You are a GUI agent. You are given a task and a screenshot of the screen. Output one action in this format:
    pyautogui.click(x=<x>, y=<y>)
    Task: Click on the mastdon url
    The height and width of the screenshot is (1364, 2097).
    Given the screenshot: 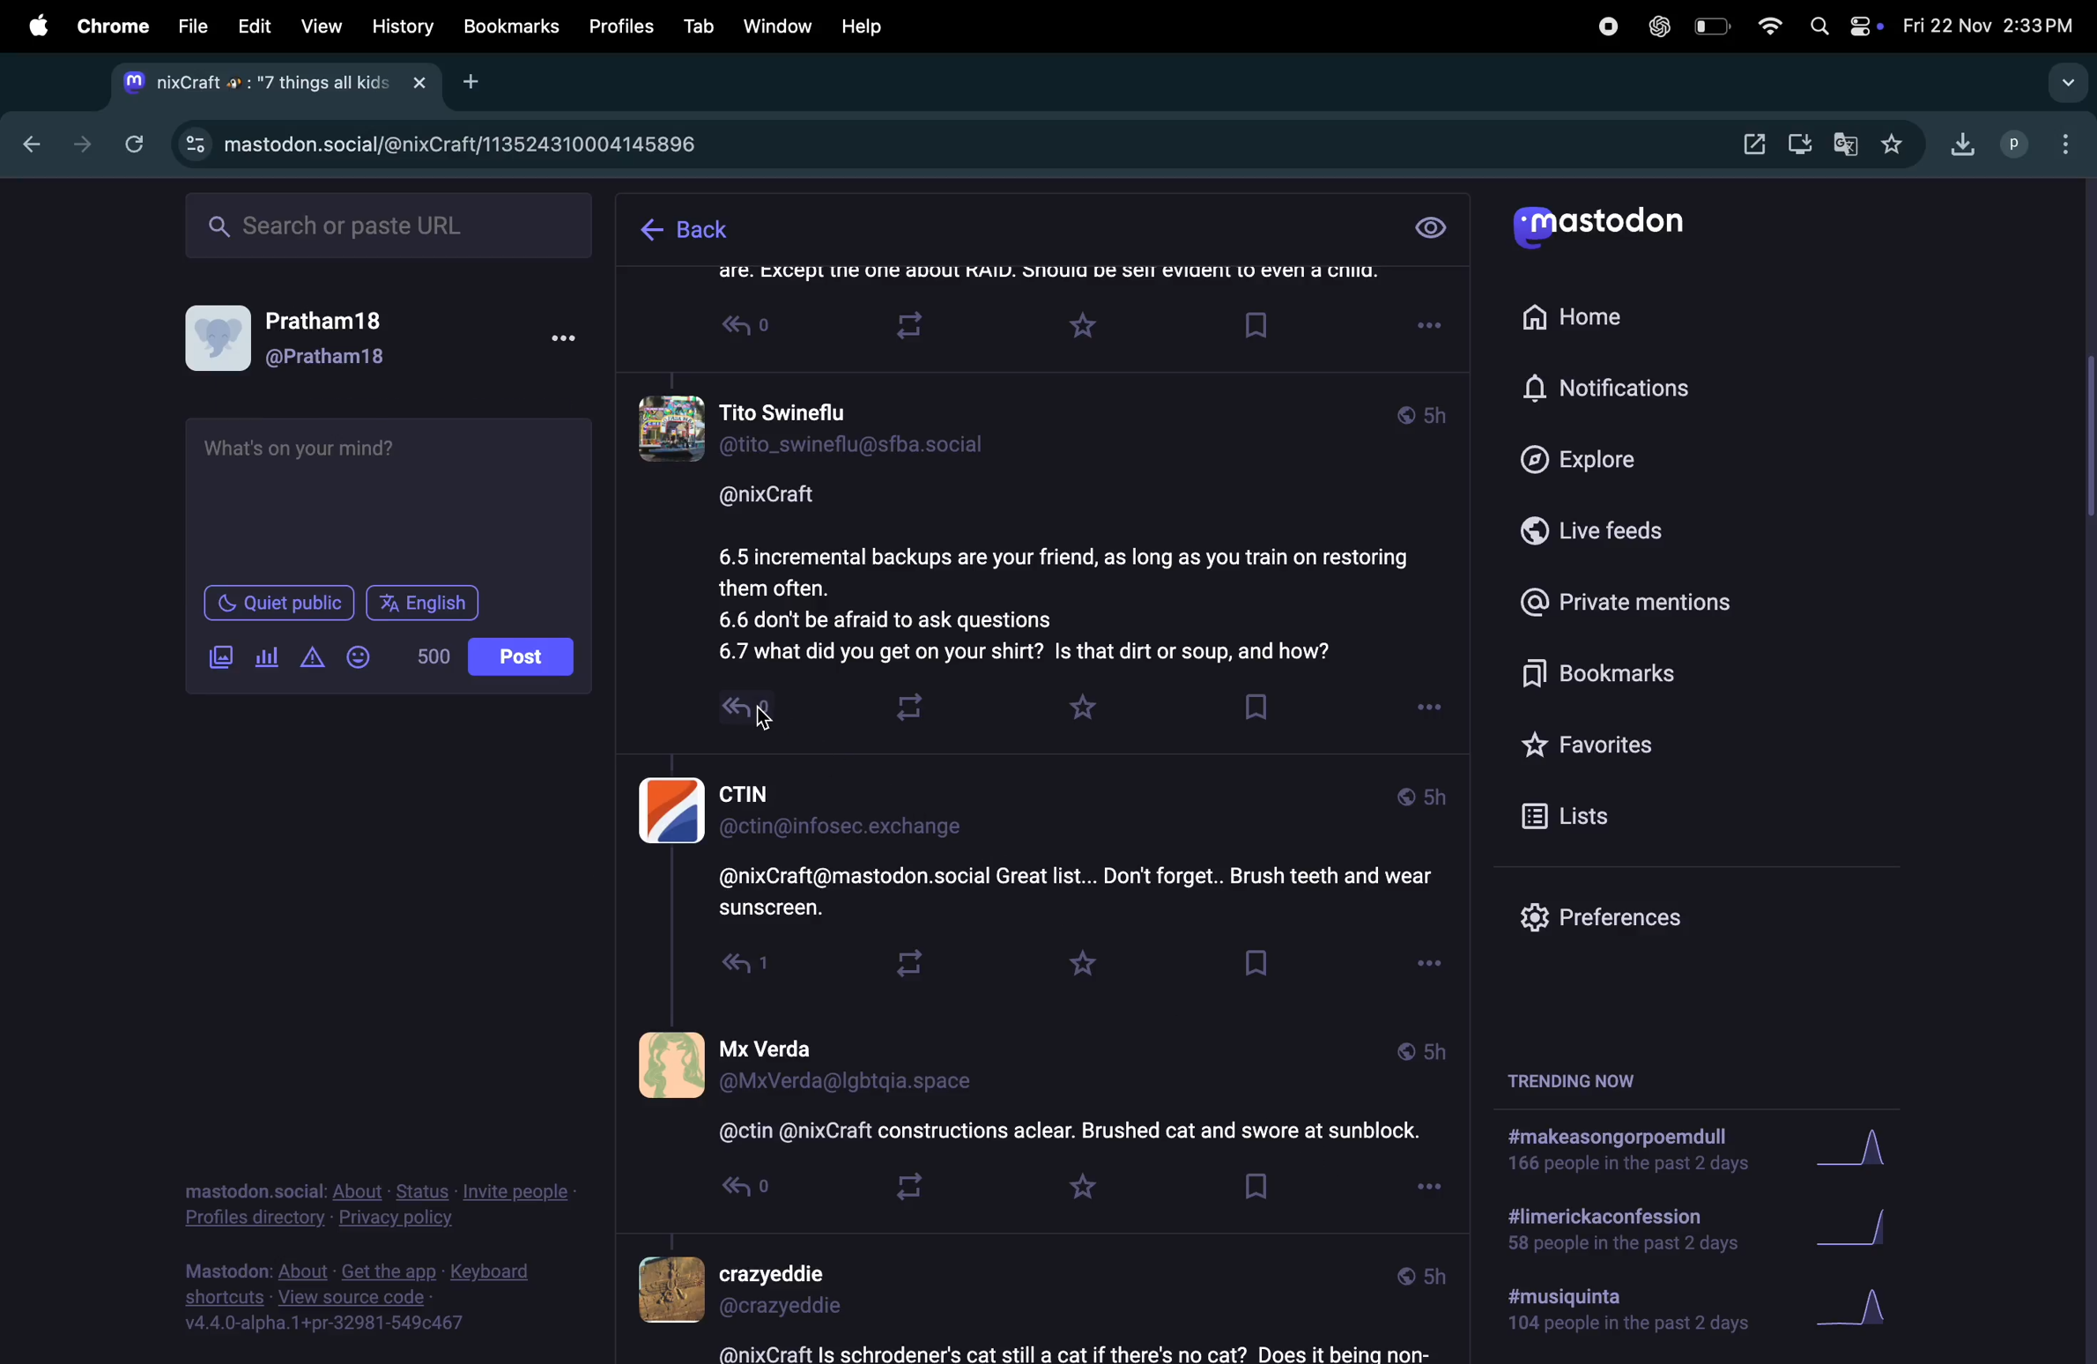 What is the action you would take?
    pyautogui.click(x=497, y=139)
    